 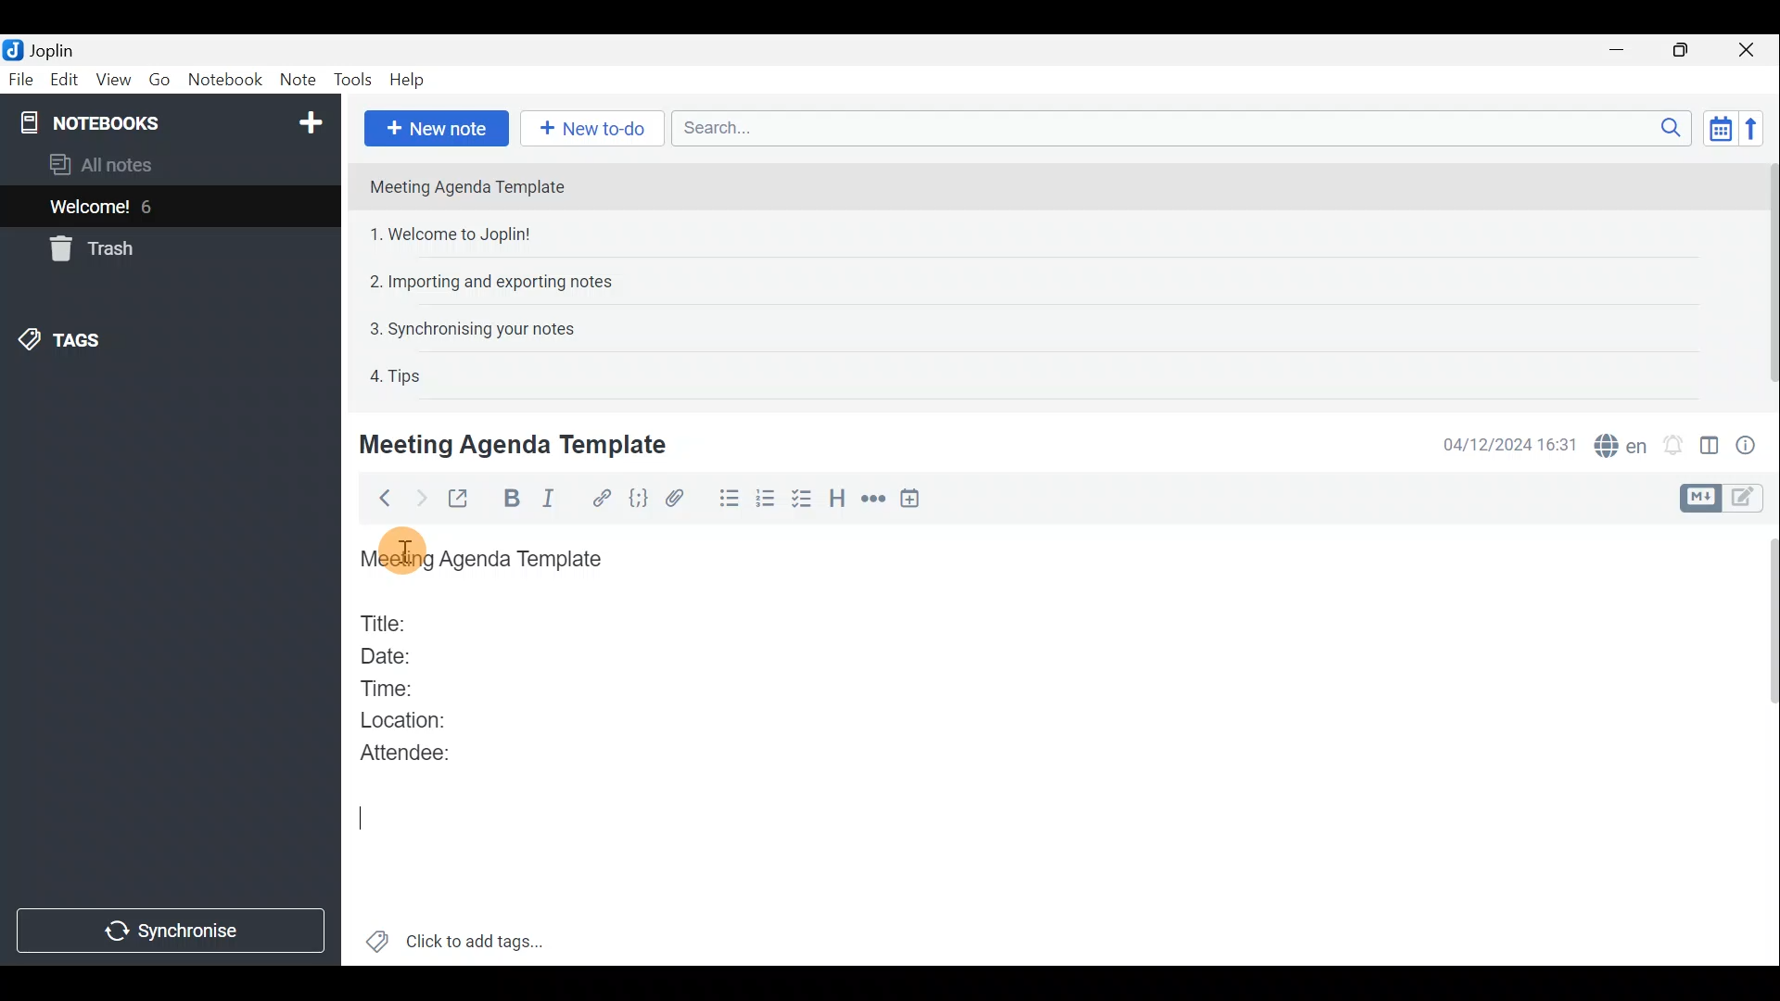 What do you see at coordinates (51, 49) in the screenshot?
I see `Joplin` at bounding box center [51, 49].